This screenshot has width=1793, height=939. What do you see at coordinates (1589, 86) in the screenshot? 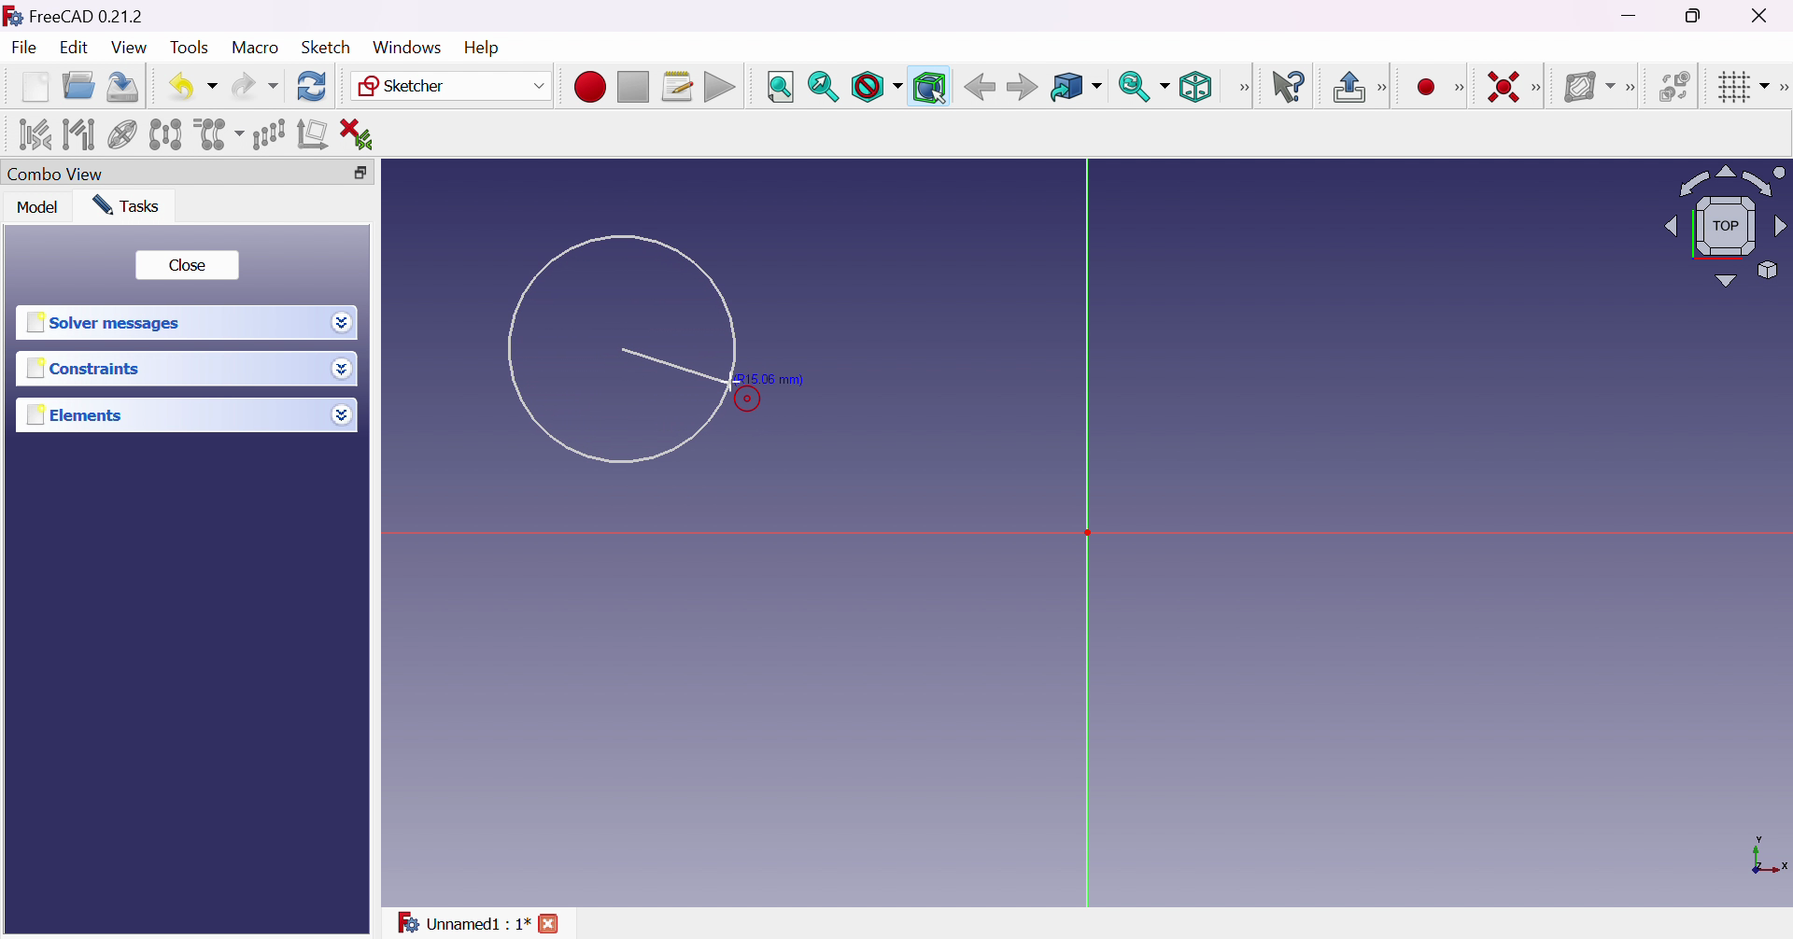
I see `Show/hide B-spline information layer` at bounding box center [1589, 86].